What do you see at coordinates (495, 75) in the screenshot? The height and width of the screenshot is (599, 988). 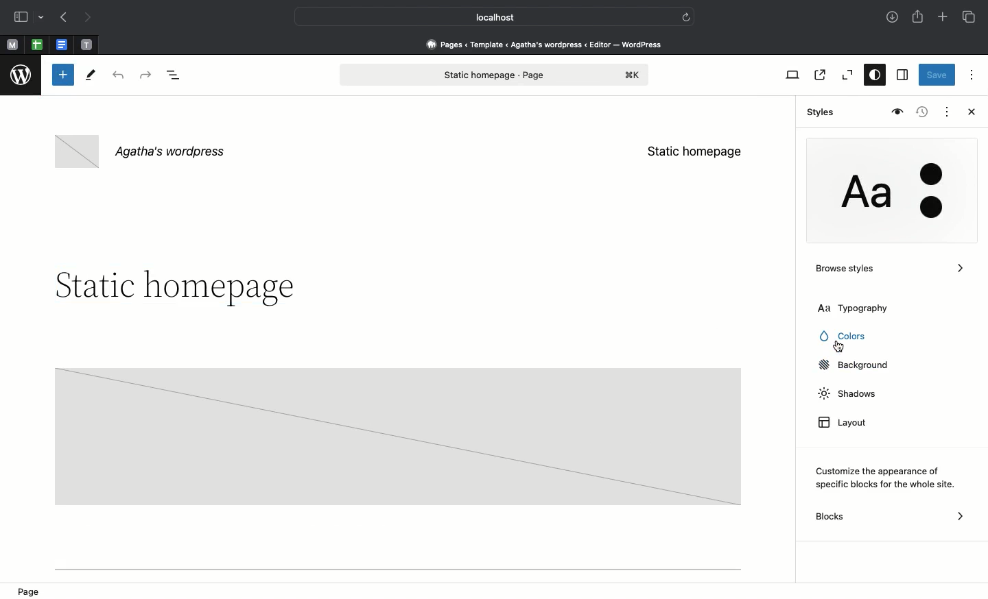 I see `Page` at bounding box center [495, 75].